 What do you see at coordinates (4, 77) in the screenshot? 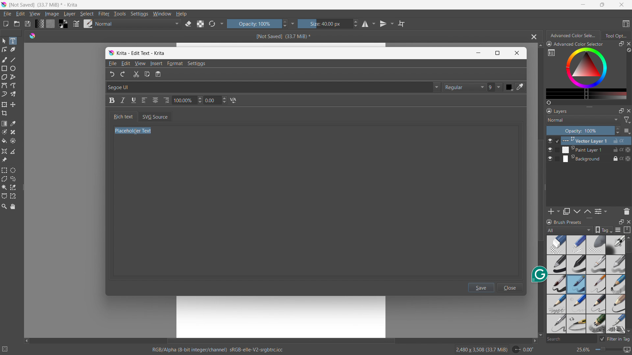
I see `polygon tool` at bounding box center [4, 77].